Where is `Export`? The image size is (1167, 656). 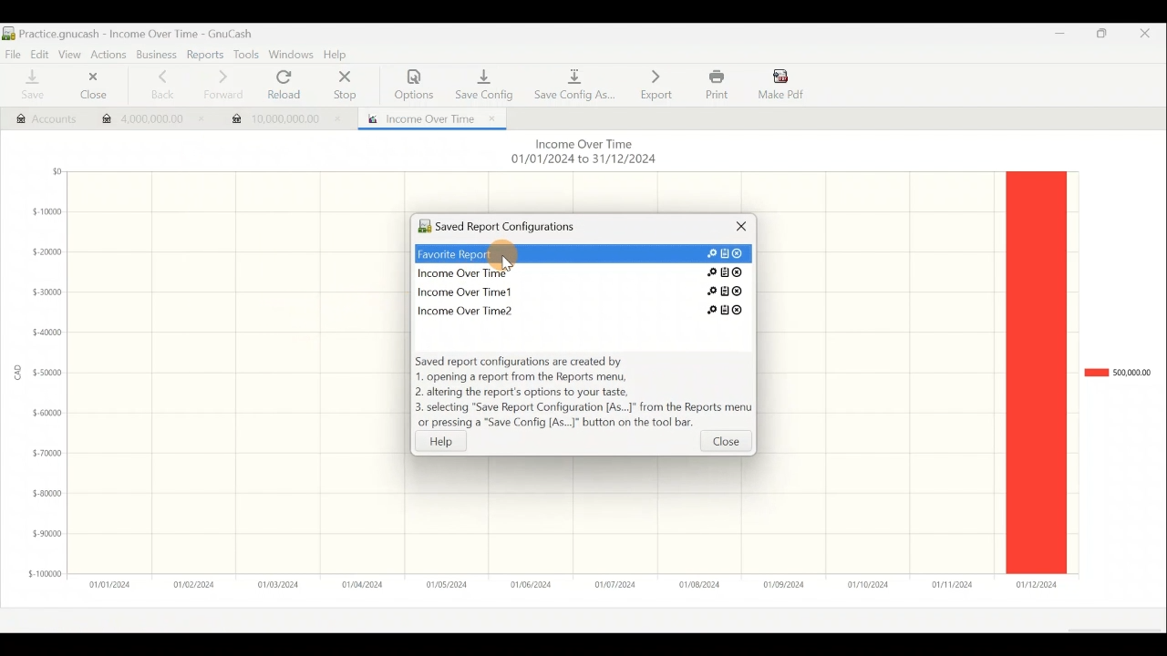 Export is located at coordinates (656, 84).